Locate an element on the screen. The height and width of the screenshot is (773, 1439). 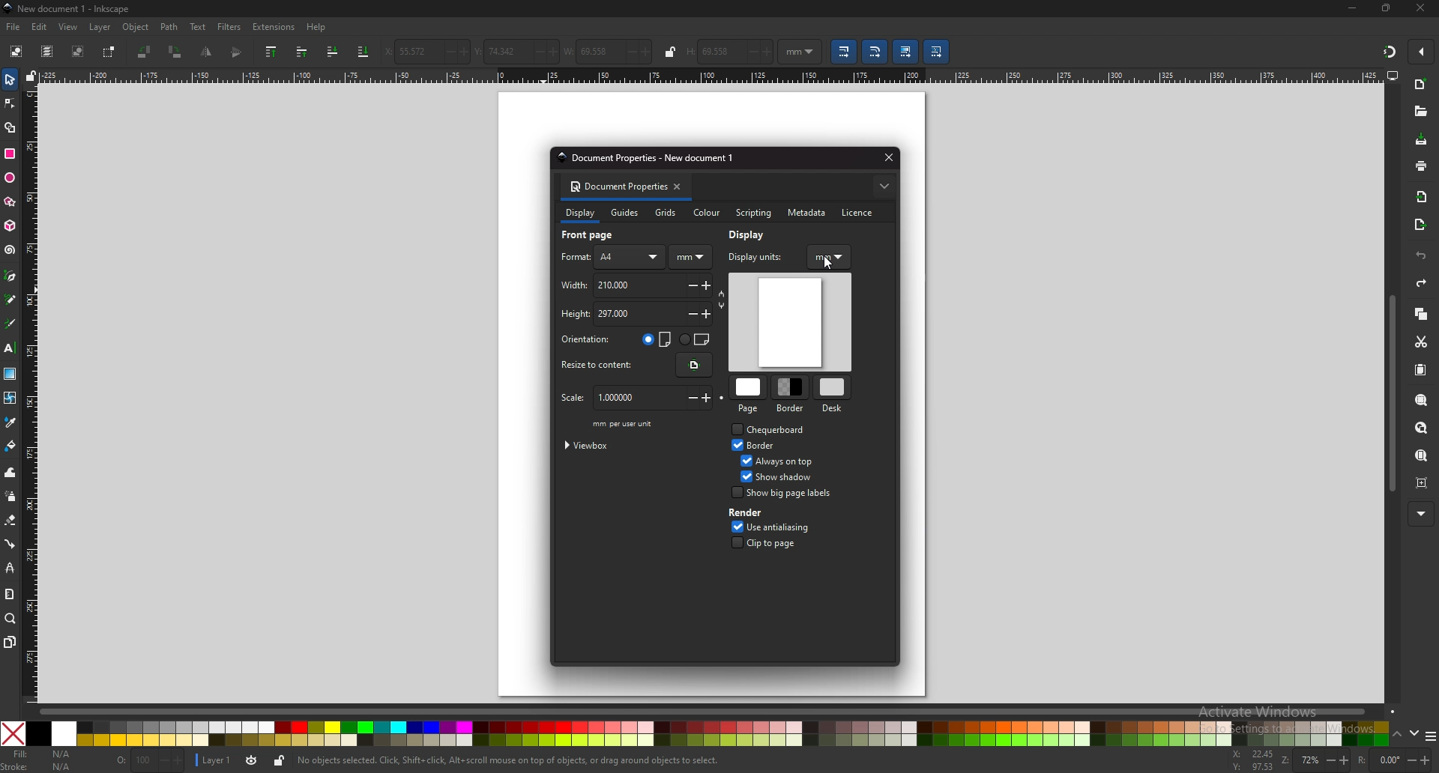
horizontal coordinate is located at coordinates (405, 52).